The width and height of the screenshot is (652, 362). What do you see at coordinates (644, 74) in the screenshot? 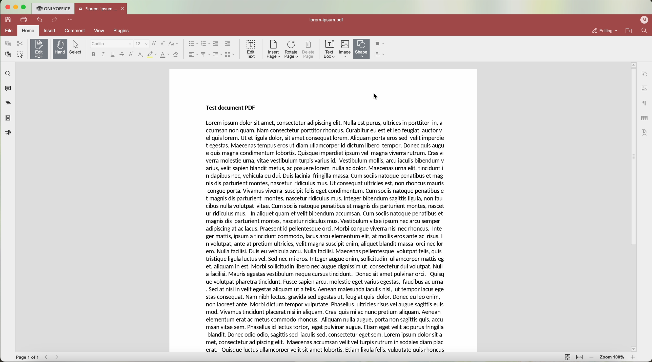
I see `shape settings` at bounding box center [644, 74].